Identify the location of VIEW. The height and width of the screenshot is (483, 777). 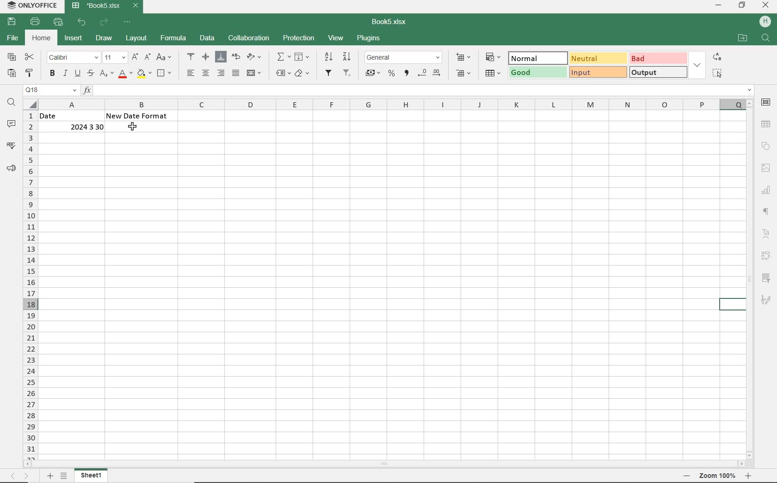
(336, 38).